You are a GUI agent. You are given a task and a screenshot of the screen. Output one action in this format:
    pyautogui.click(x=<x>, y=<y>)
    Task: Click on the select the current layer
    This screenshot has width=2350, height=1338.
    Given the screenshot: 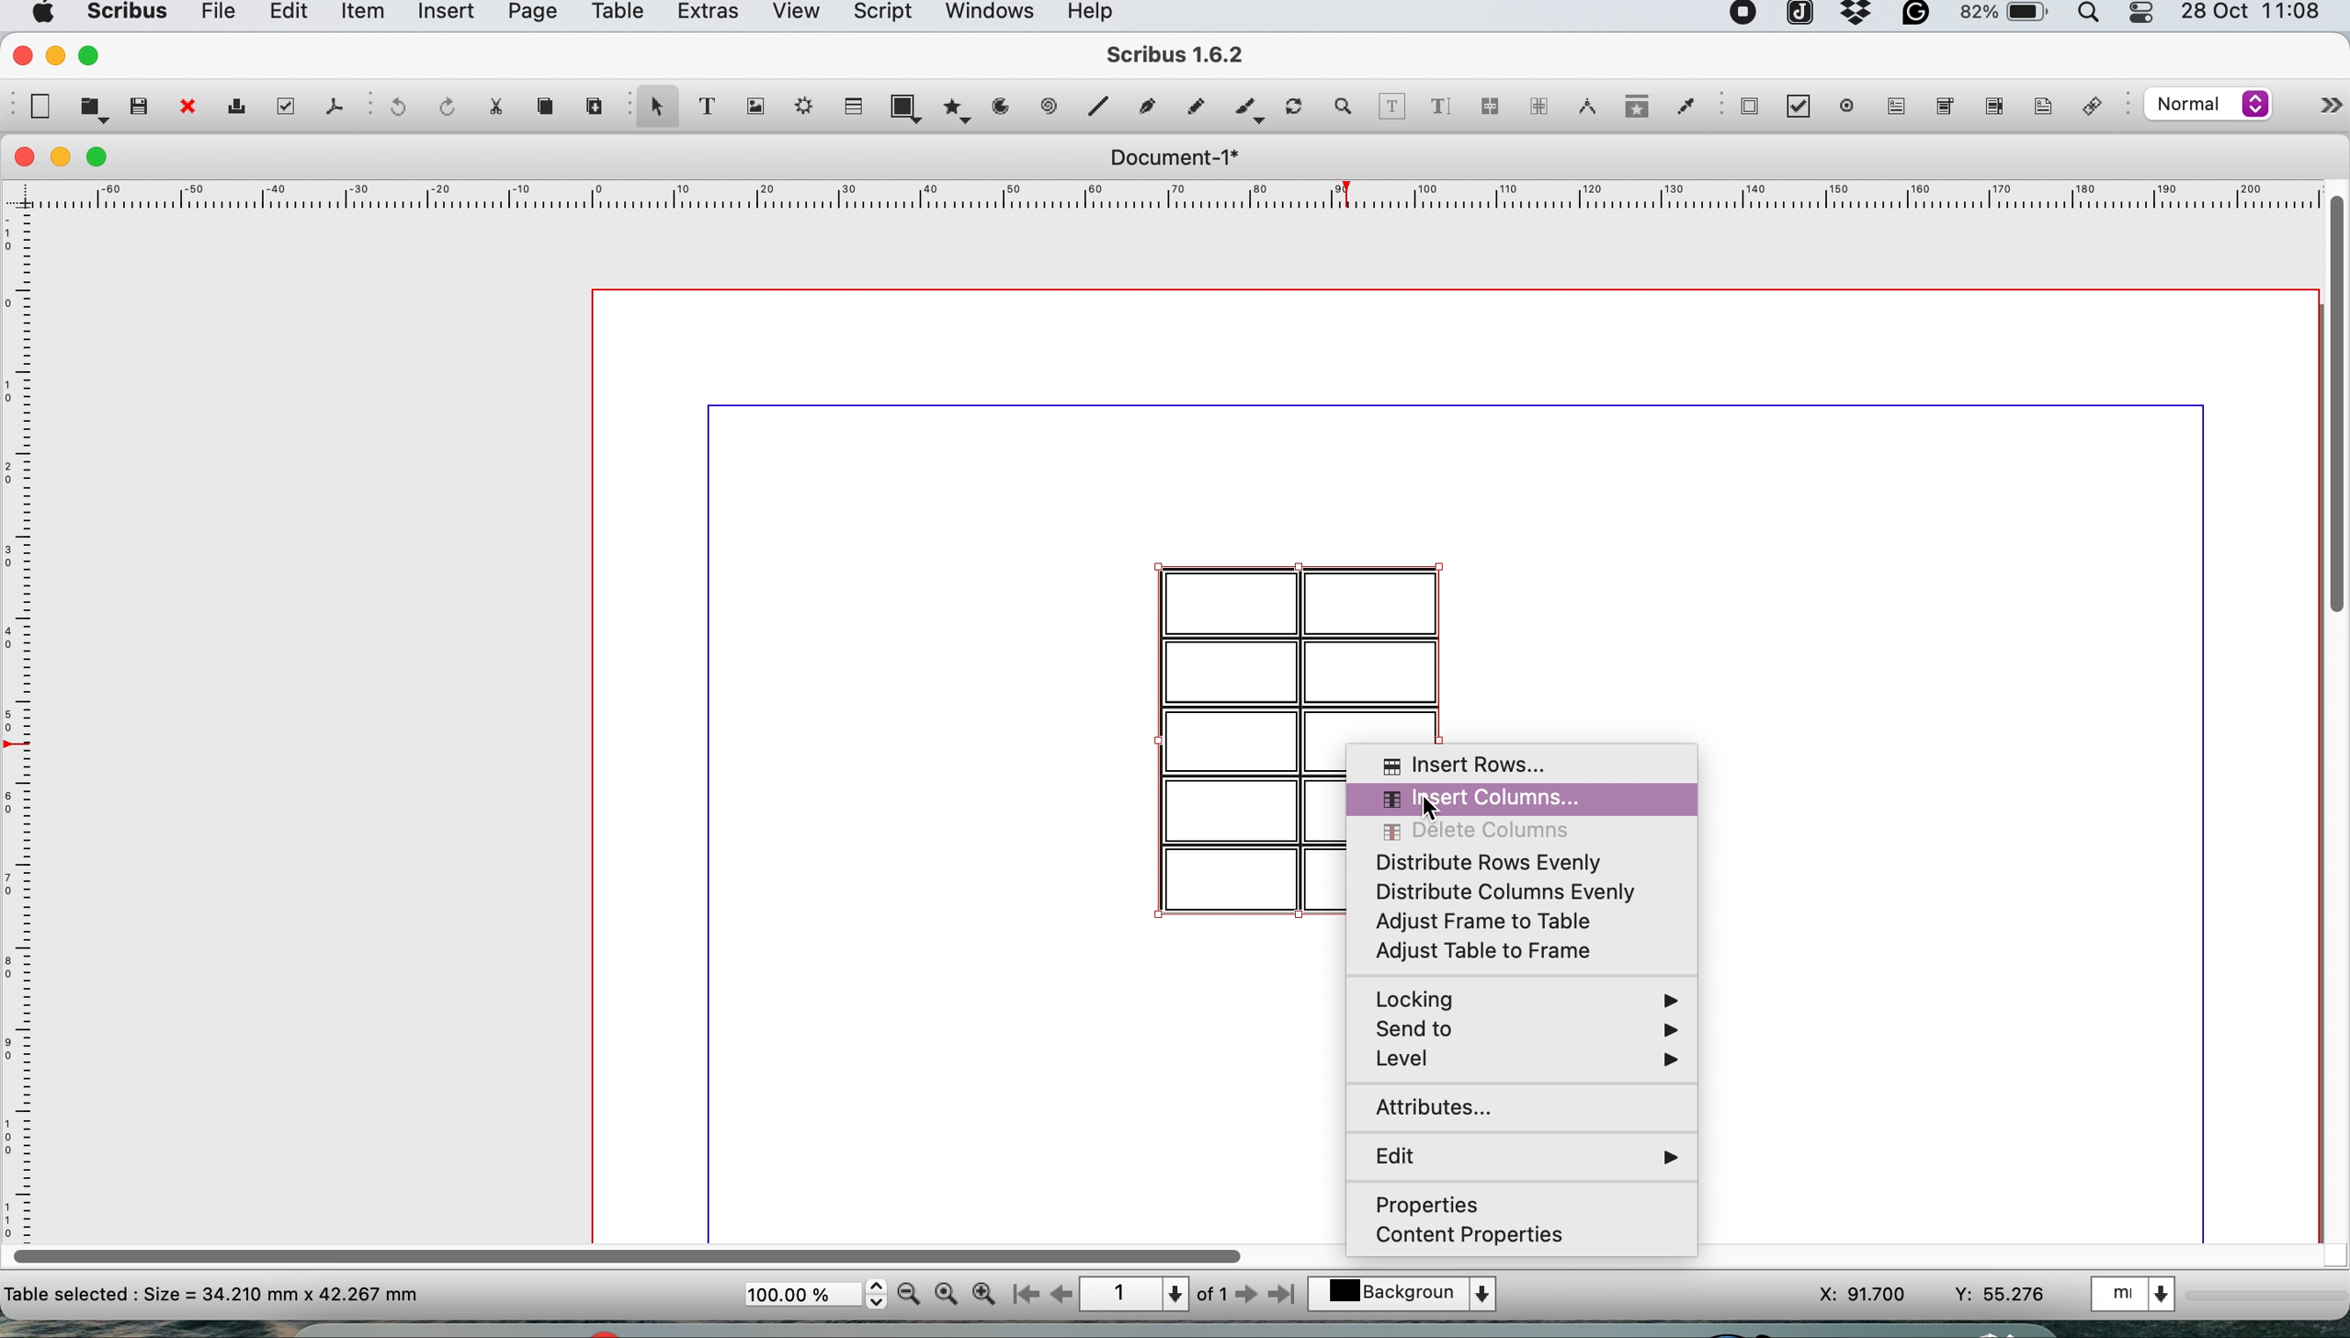 What is the action you would take?
    pyautogui.click(x=1413, y=1296)
    